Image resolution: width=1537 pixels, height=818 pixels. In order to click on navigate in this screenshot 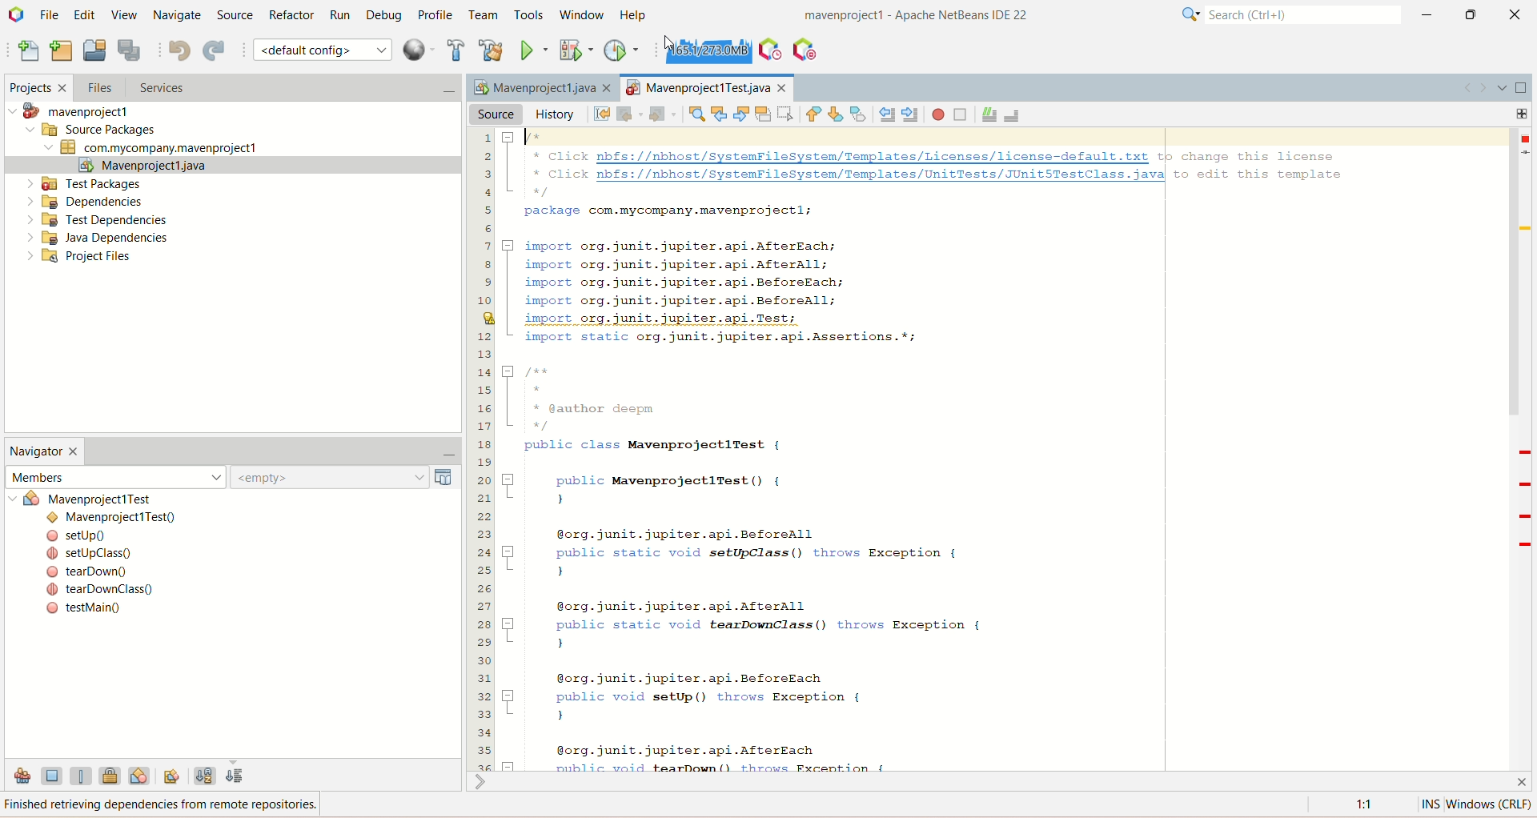, I will do `click(176, 16)`.